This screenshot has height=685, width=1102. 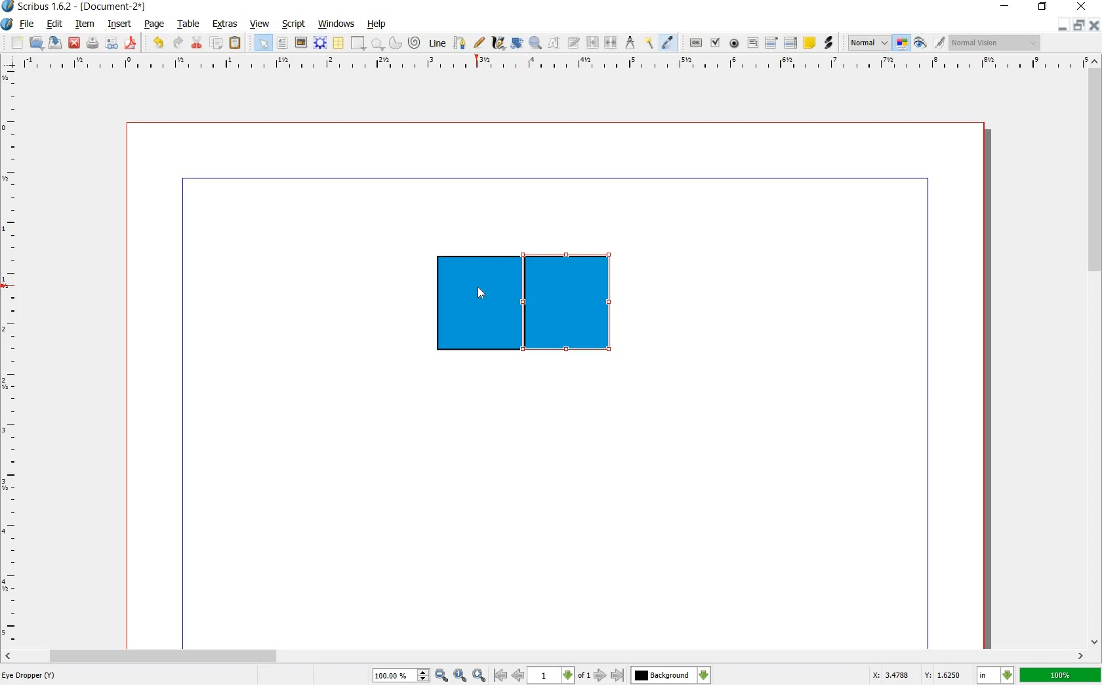 I want to click on go to last page, so click(x=619, y=675).